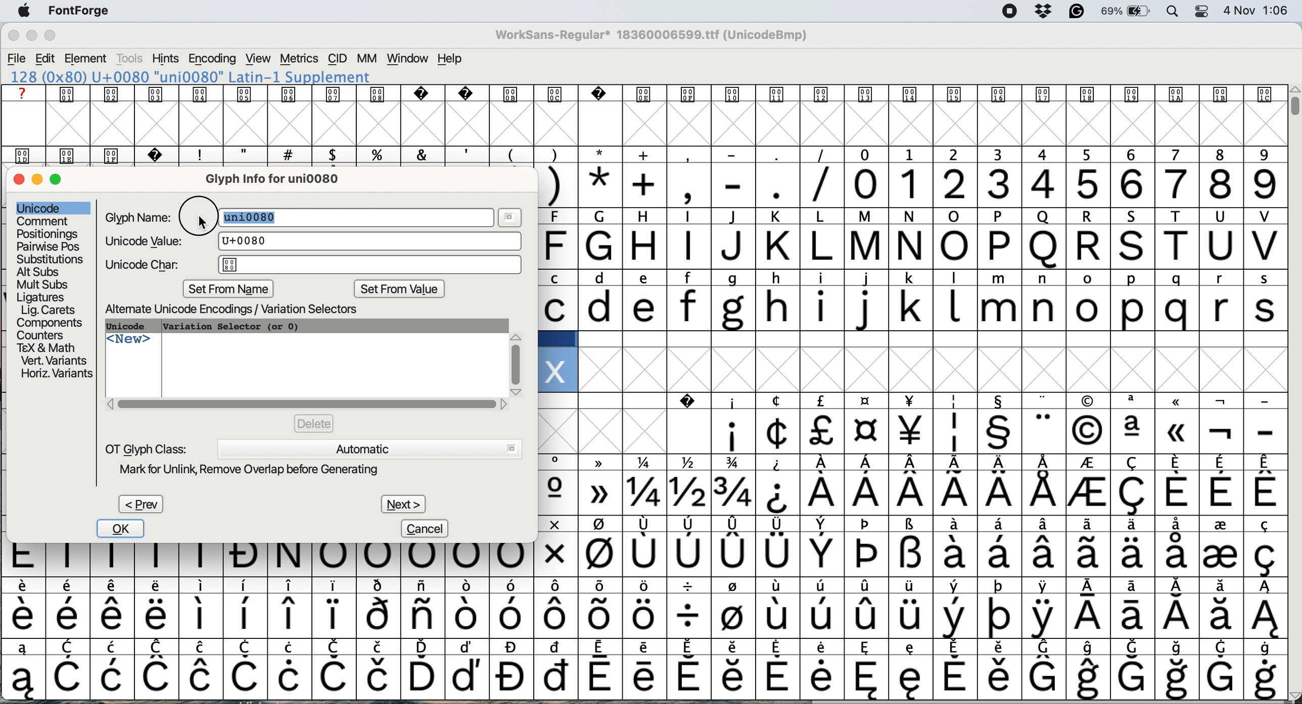 This screenshot has width=1302, height=704. Describe the element at coordinates (232, 326) in the screenshot. I see `variation selector` at that location.